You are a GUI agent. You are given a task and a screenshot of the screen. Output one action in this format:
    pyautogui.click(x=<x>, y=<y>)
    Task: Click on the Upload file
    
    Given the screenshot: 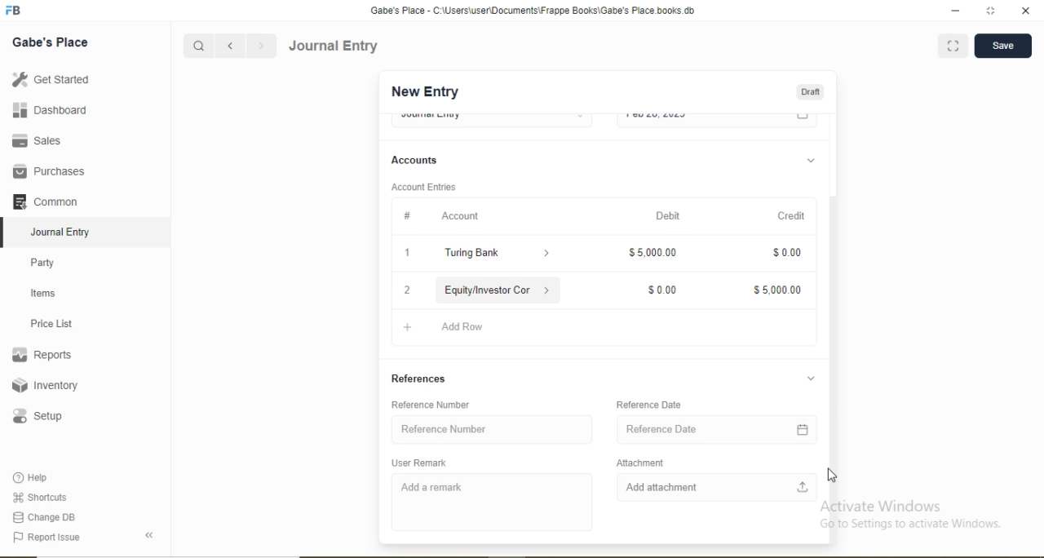 What is the action you would take?
    pyautogui.click(x=803, y=486)
    